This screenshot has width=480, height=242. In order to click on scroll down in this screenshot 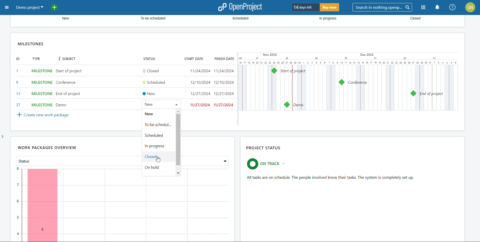, I will do `click(178, 173)`.